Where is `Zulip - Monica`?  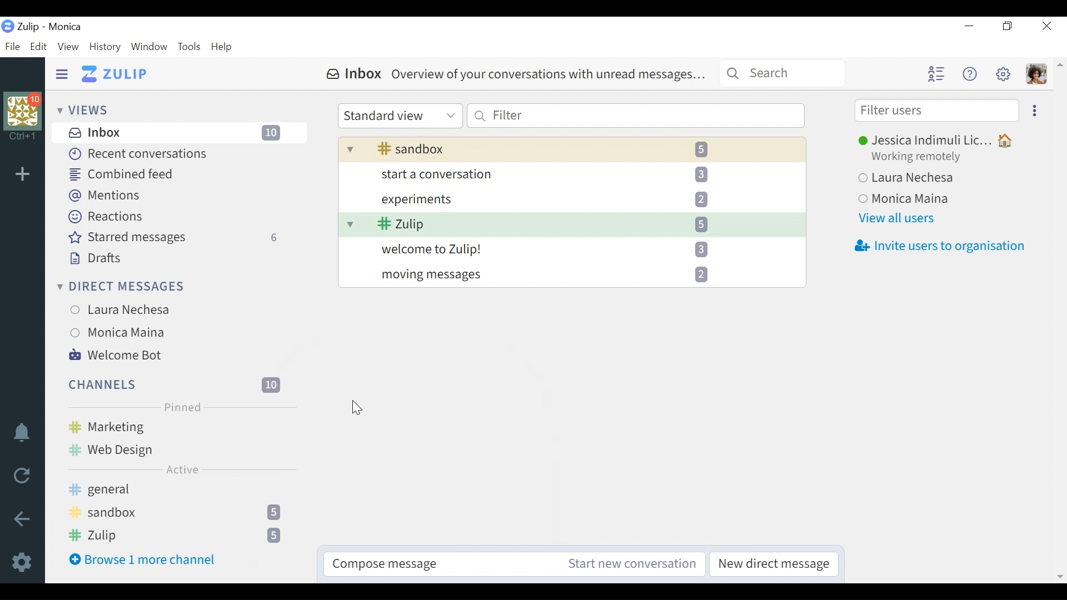 Zulip - Monica is located at coordinates (51, 27).